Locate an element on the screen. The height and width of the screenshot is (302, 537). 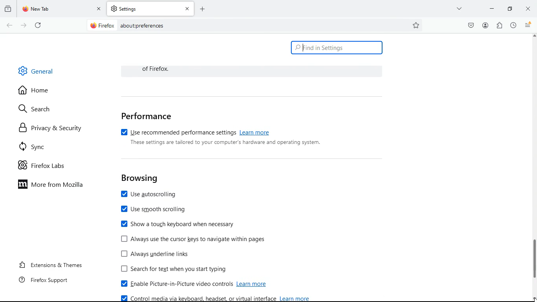
search is located at coordinates (38, 110).